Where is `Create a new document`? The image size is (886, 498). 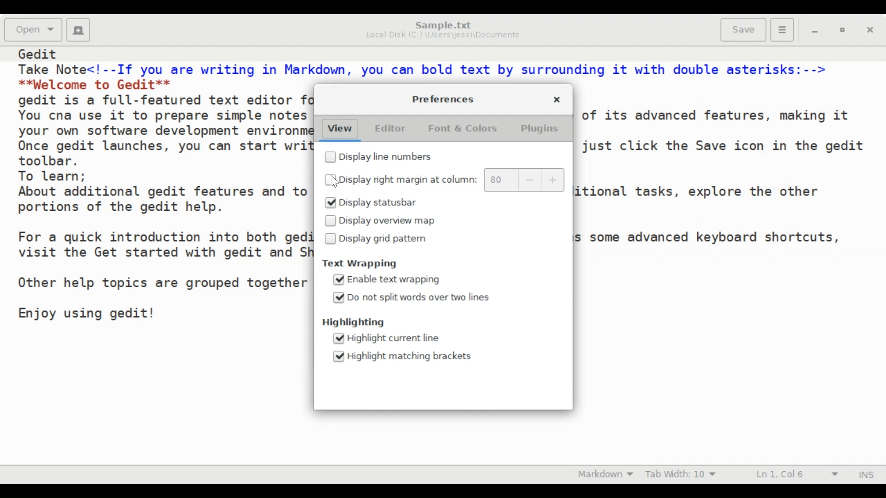 Create a new document is located at coordinates (79, 29).